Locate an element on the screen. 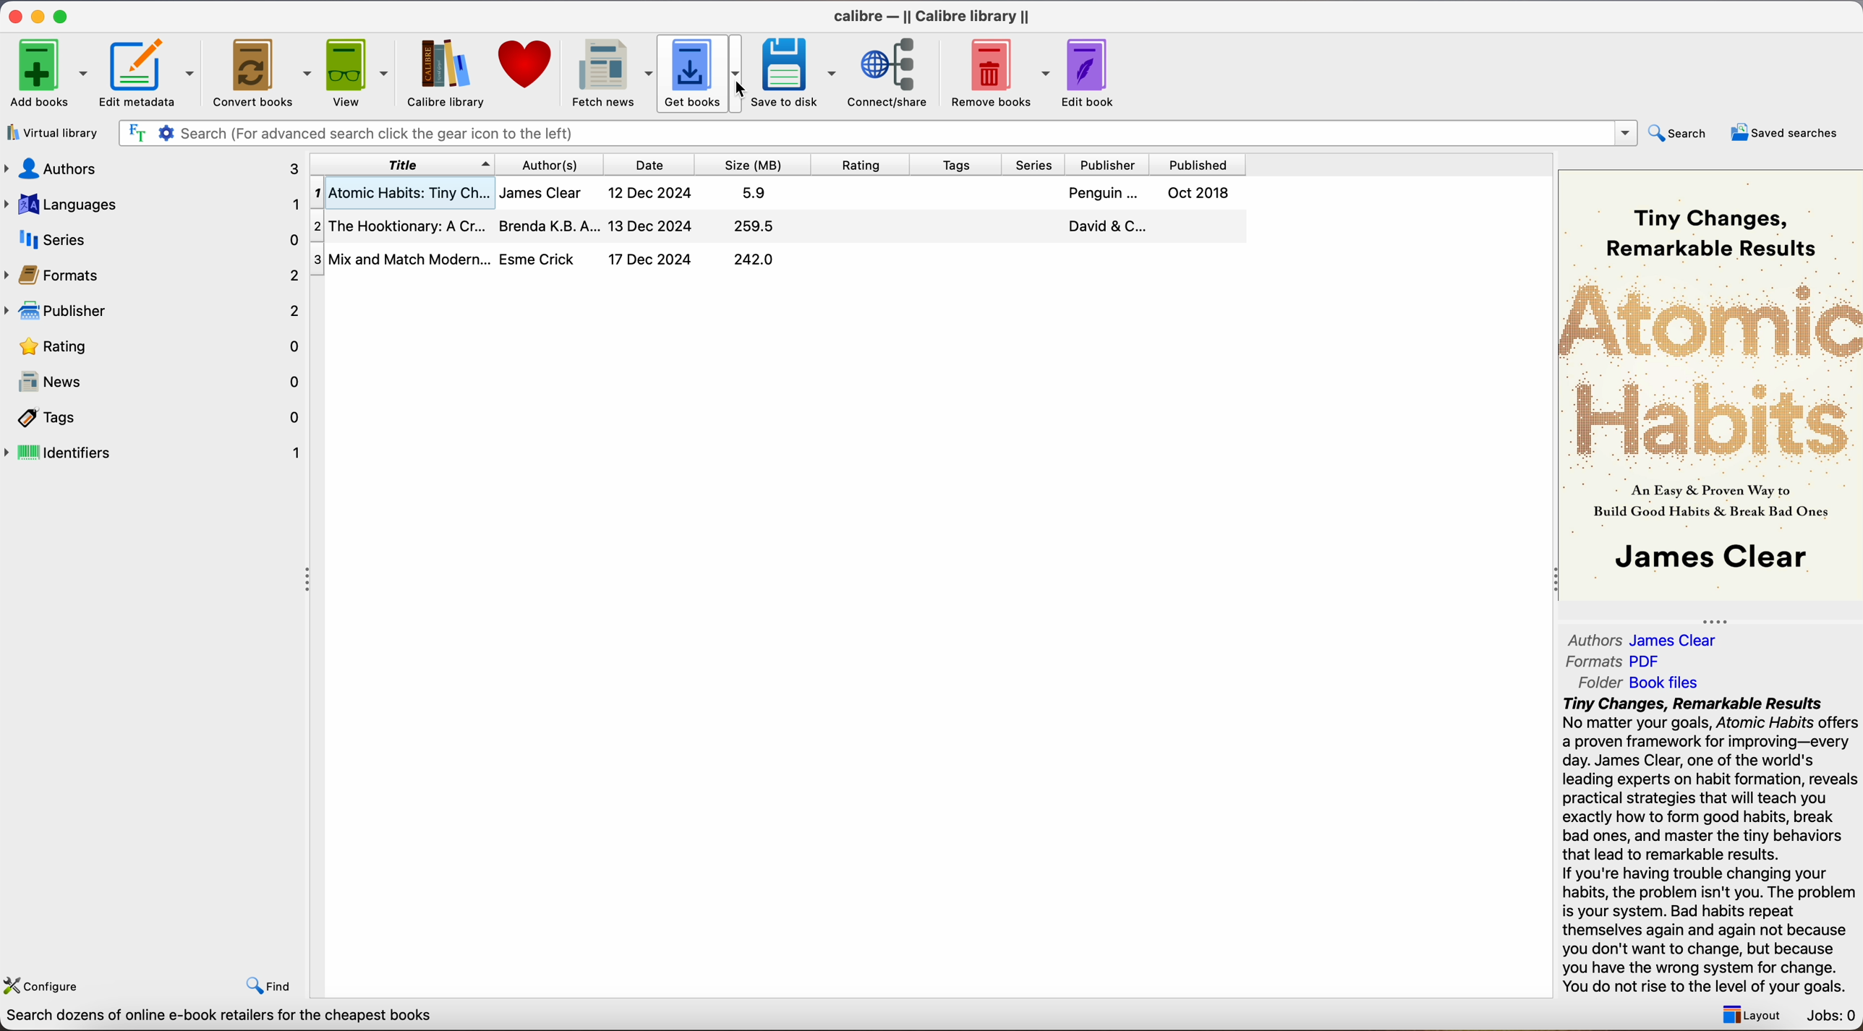  series is located at coordinates (1040, 165).